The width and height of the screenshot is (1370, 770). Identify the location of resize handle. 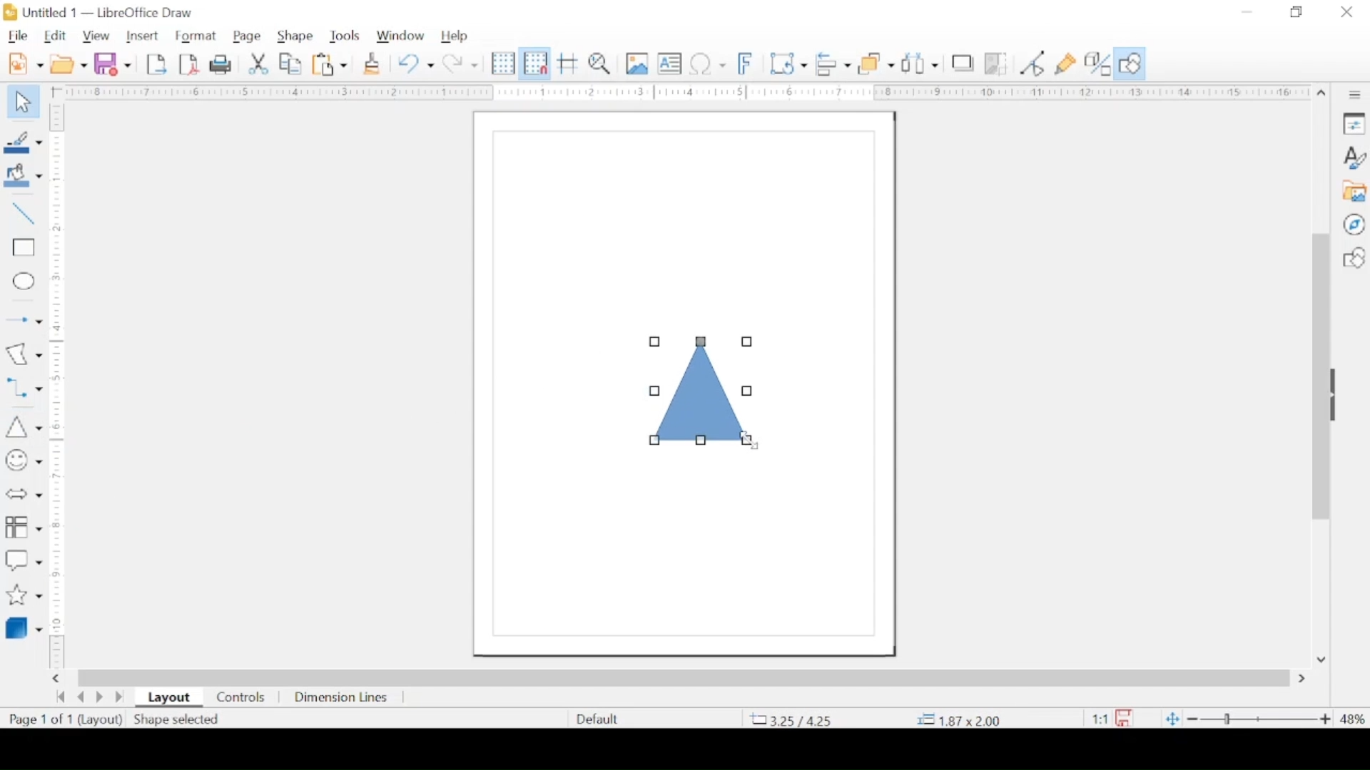
(699, 441).